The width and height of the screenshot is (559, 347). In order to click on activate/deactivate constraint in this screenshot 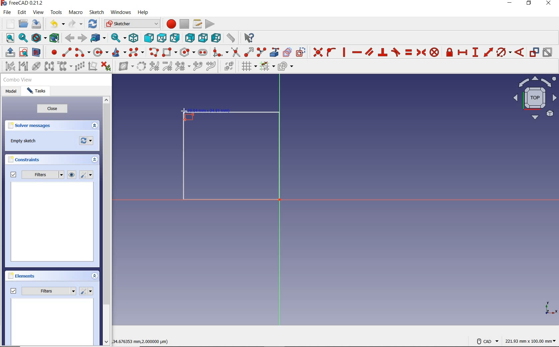, I will do `click(548, 53)`.